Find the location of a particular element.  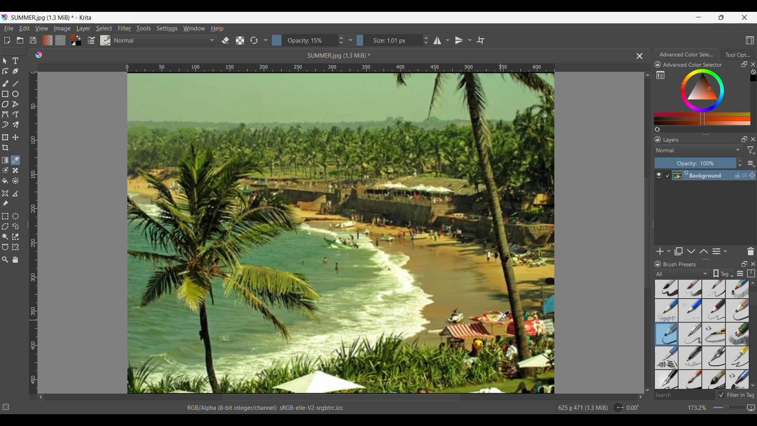

Advanced Color Selector is located at coordinates (686, 54).